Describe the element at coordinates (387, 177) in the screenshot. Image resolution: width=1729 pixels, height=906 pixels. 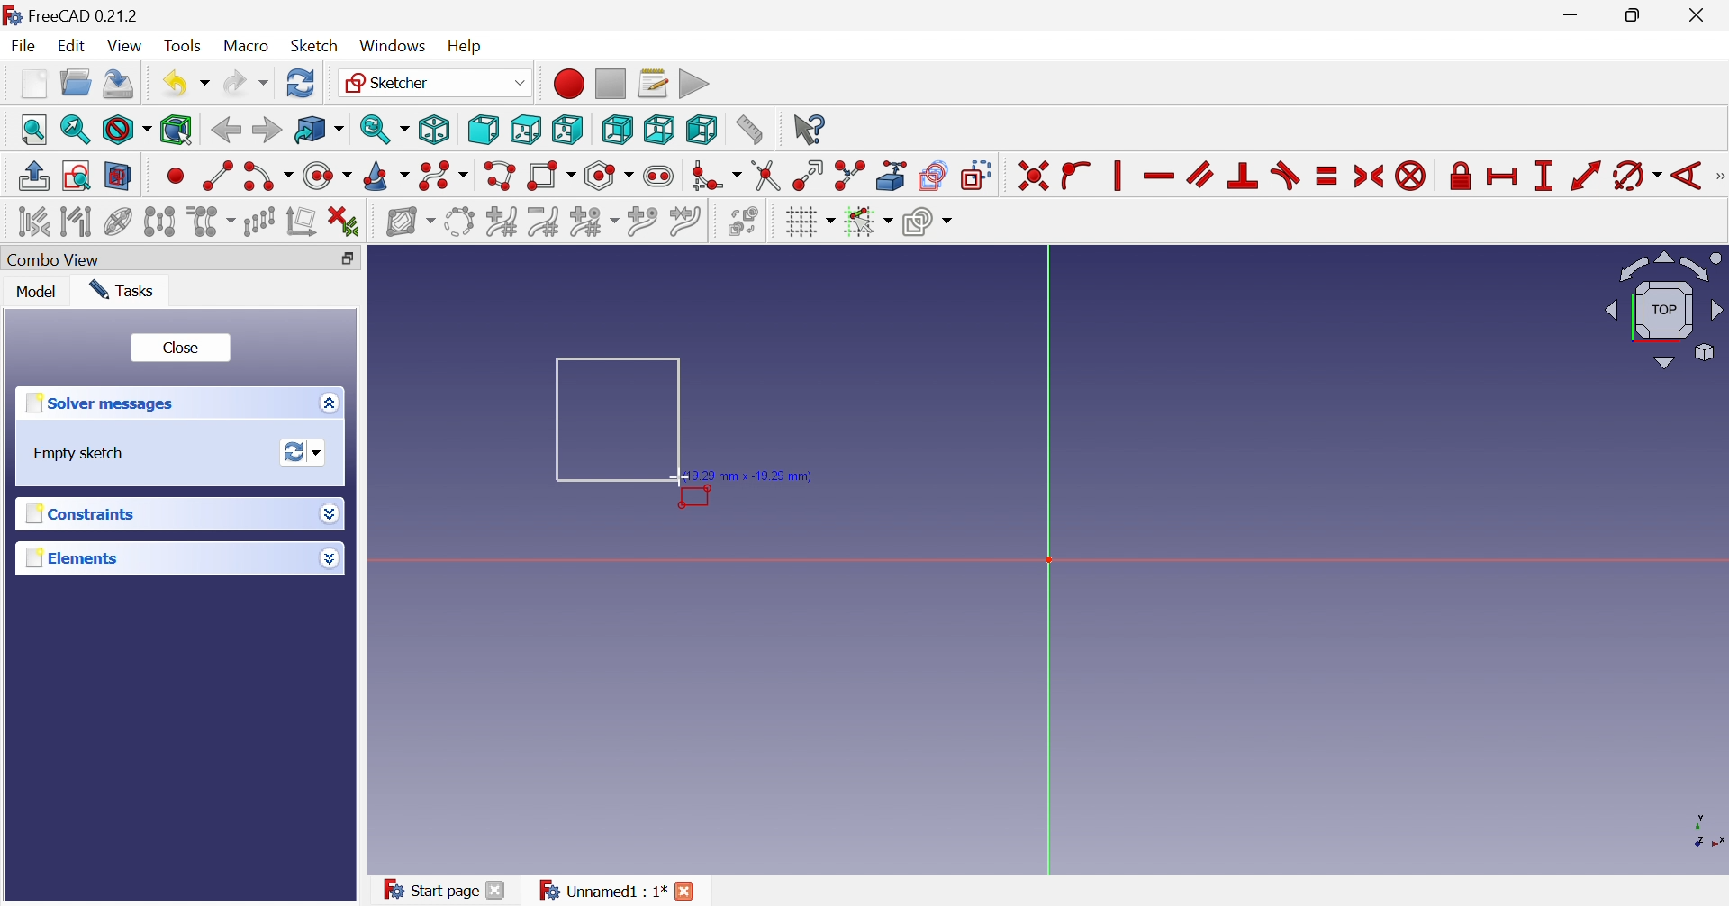
I see `Create conic` at that location.